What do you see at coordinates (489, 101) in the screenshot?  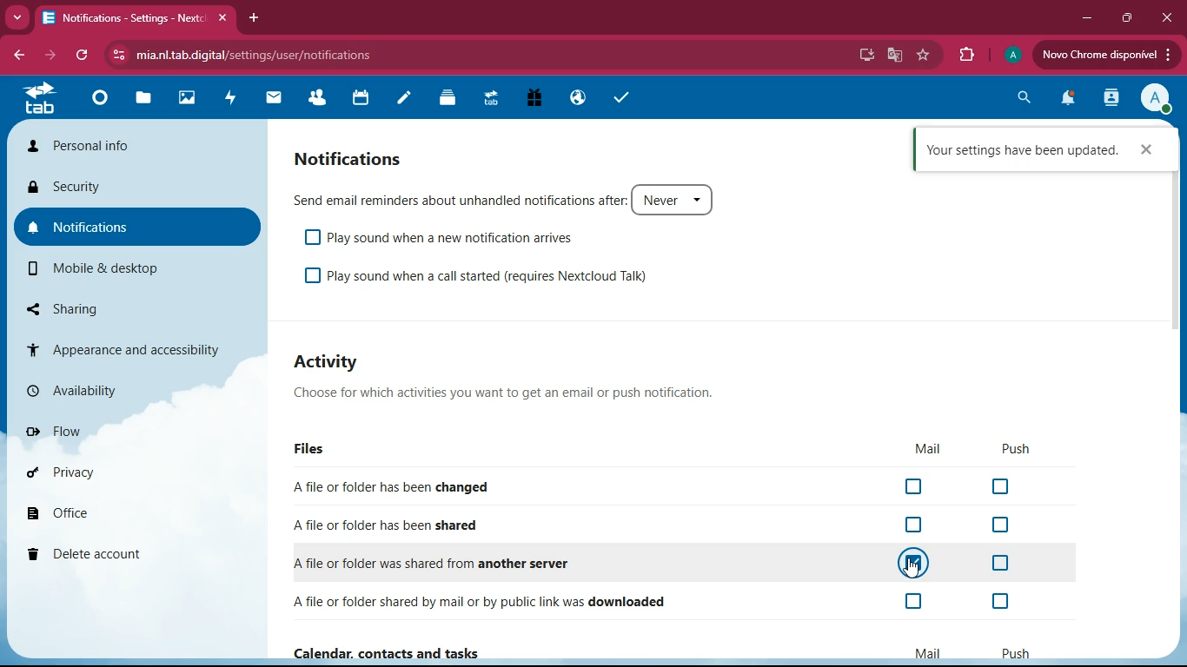 I see `tab` at bounding box center [489, 101].